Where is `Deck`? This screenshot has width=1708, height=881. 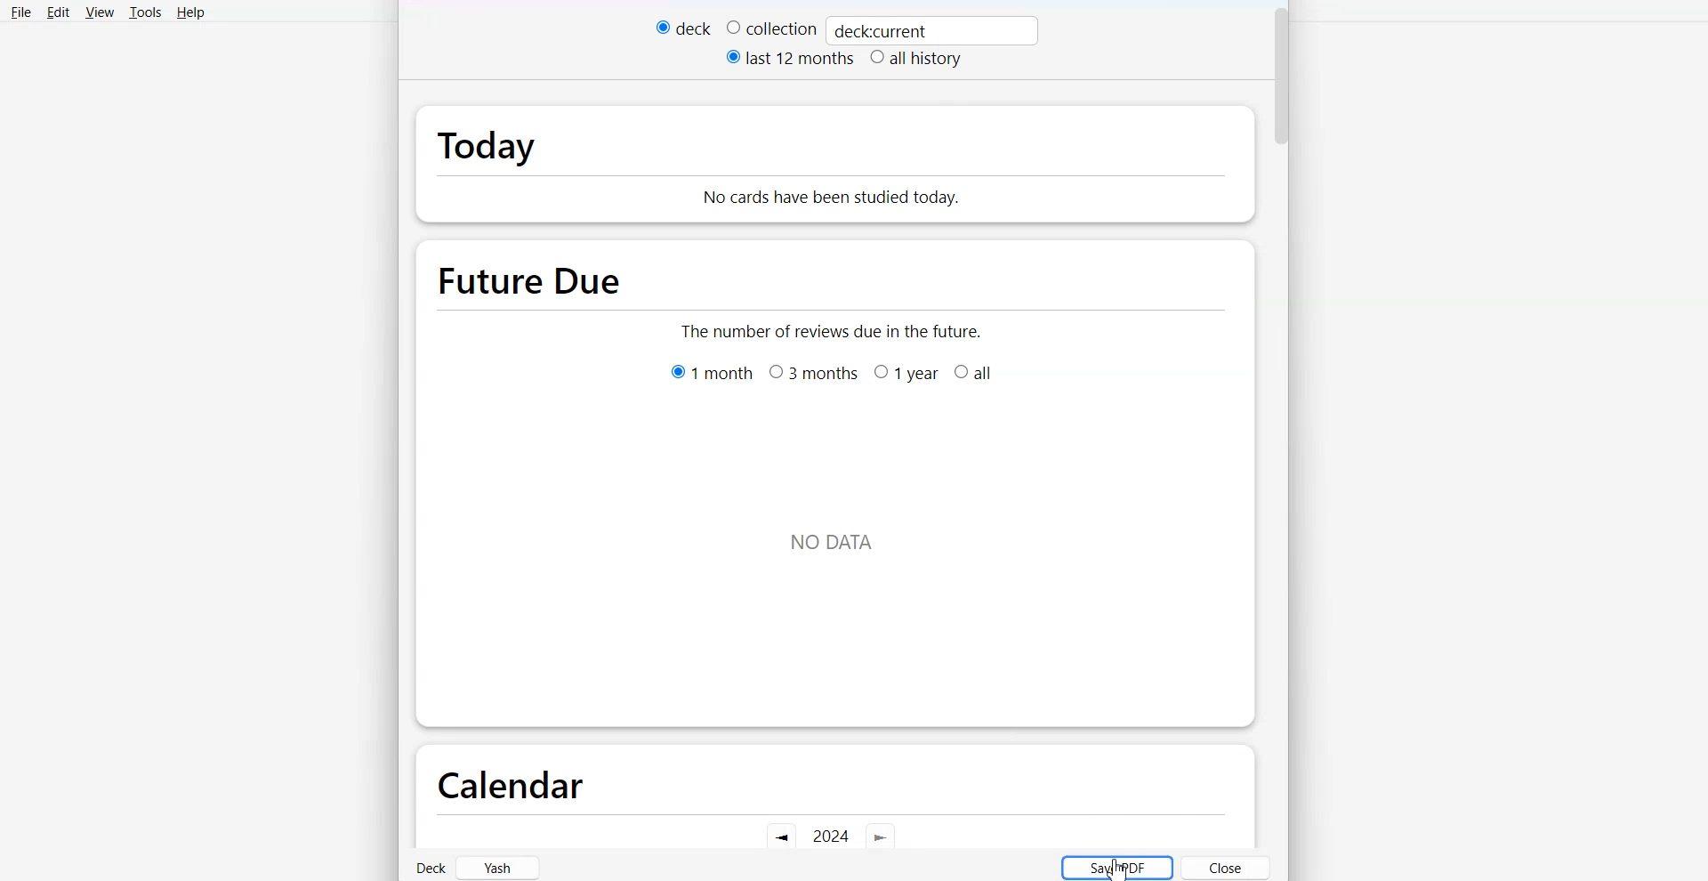
Deck is located at coordinates (682, 28).